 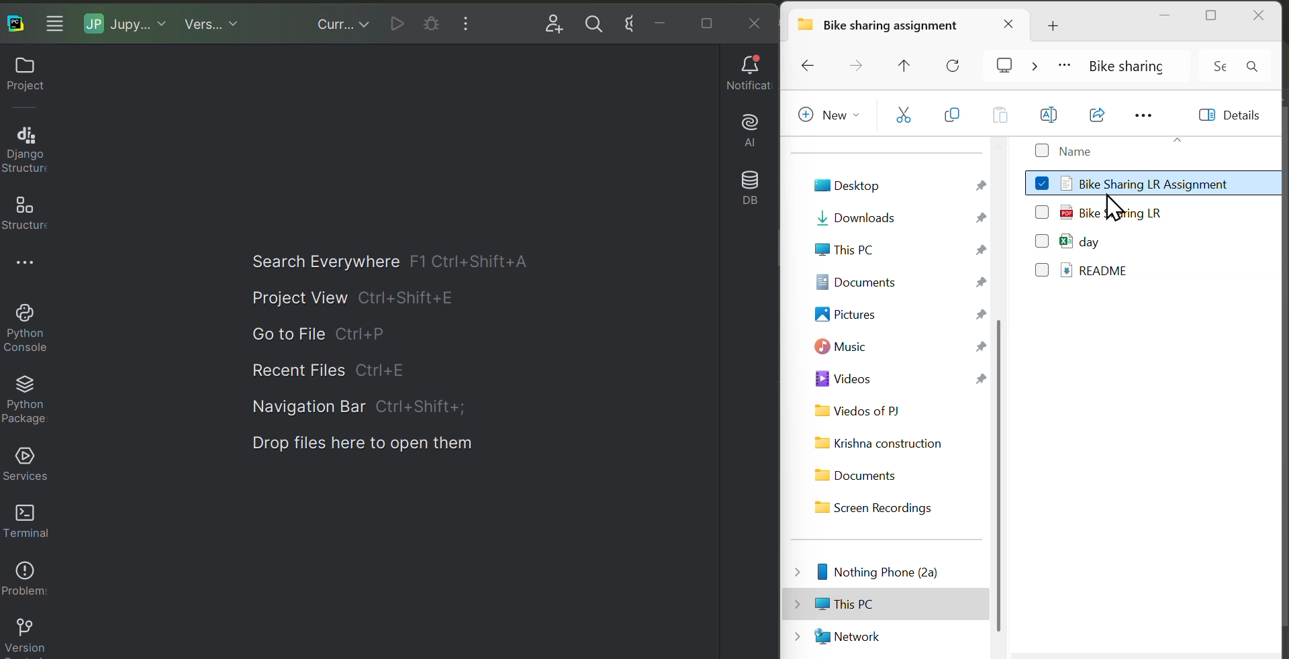 I want to click on Screen Recordings, so click(x=884, y=507).